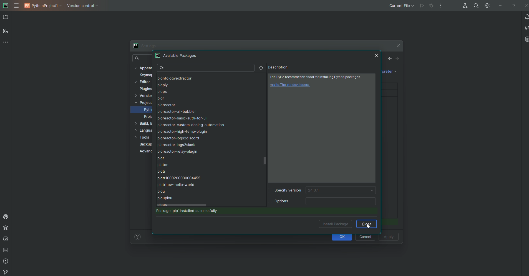 The height and width of the screenshot is (276, 529). Describe the element at coordinates (5, 43) in the screenshot. I see `More Tools` at that location.